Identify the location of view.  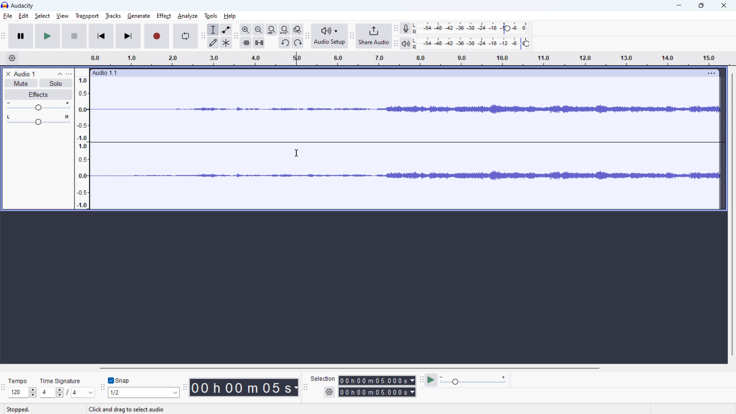
(62, 16).